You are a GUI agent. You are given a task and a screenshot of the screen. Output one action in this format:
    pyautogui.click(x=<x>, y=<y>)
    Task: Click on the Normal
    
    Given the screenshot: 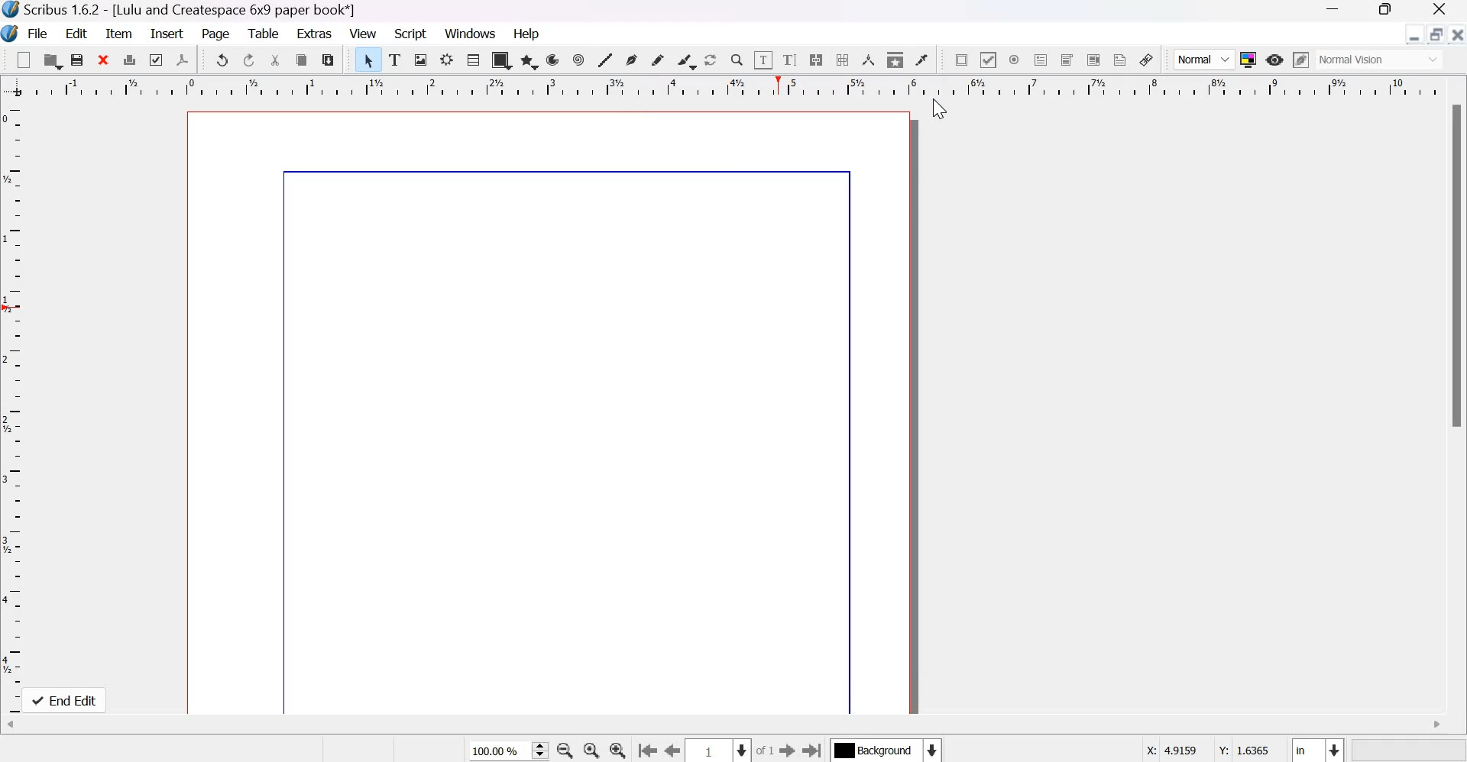 What is the action you would take?
    pyautogui.click(x=1205, y=60)
    